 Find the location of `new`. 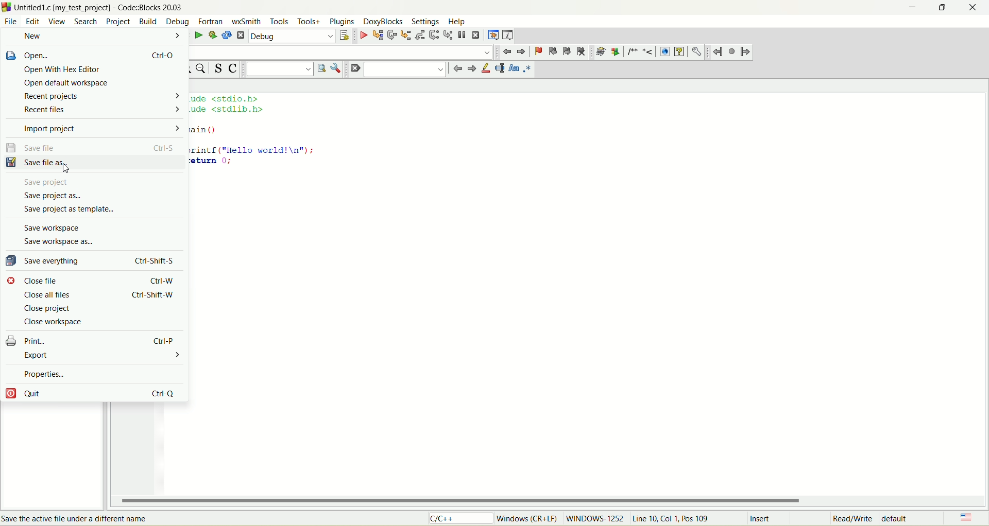

new is located at coordinates (103, 37).